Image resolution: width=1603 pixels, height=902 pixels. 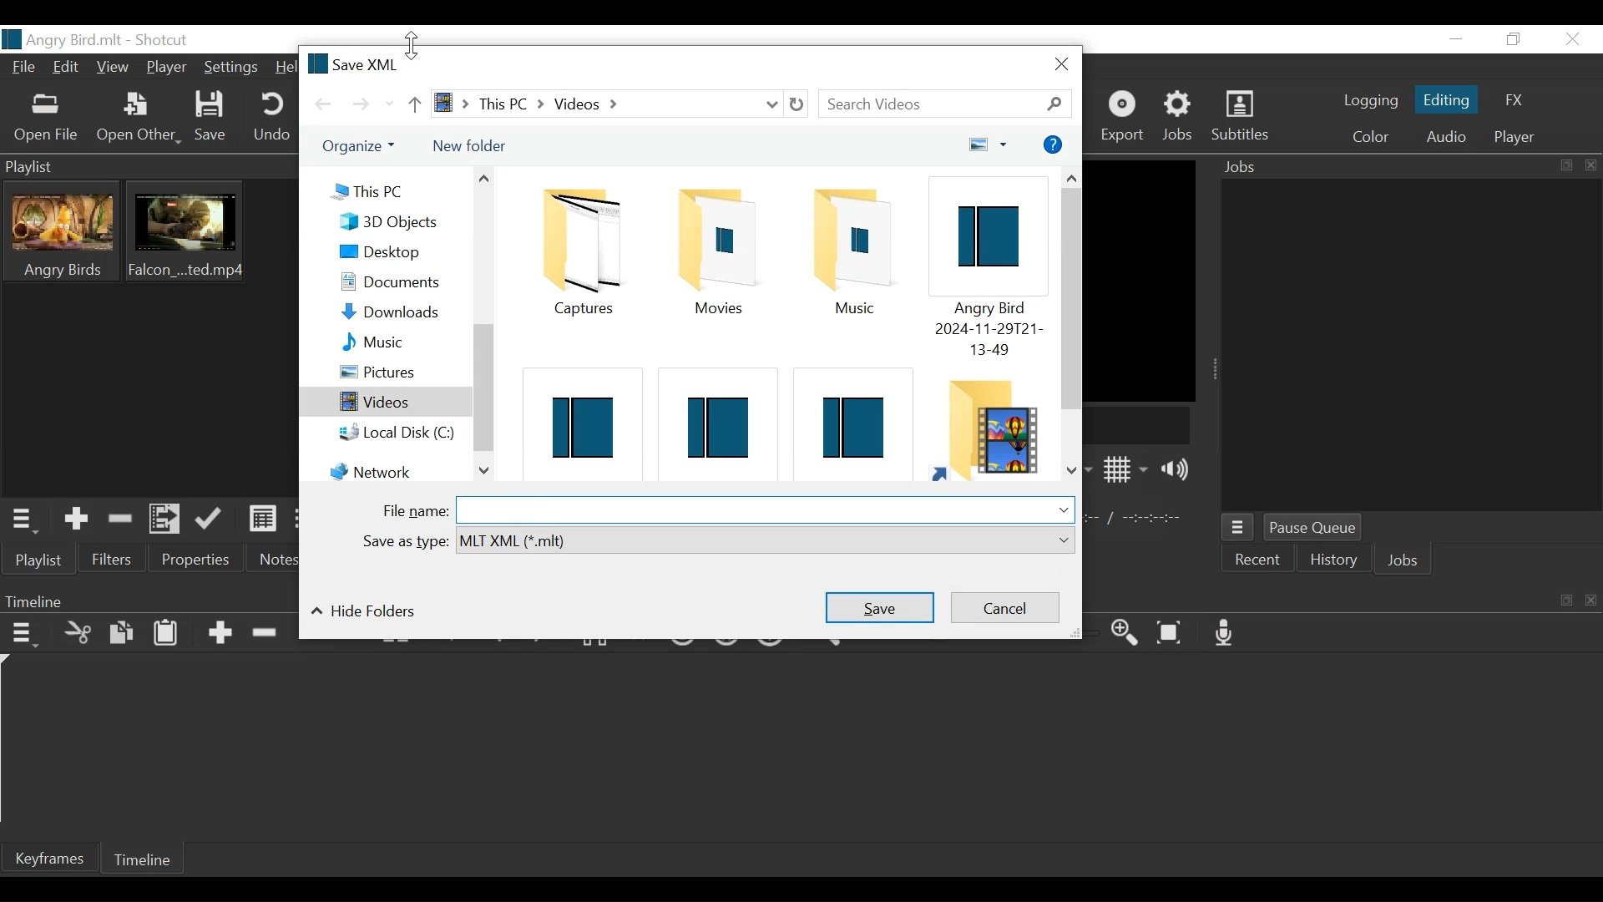 What do you see at coordinates (1074, 175) in the screenshot?
I see `Scroll up` at bounding box center [1074, 175].